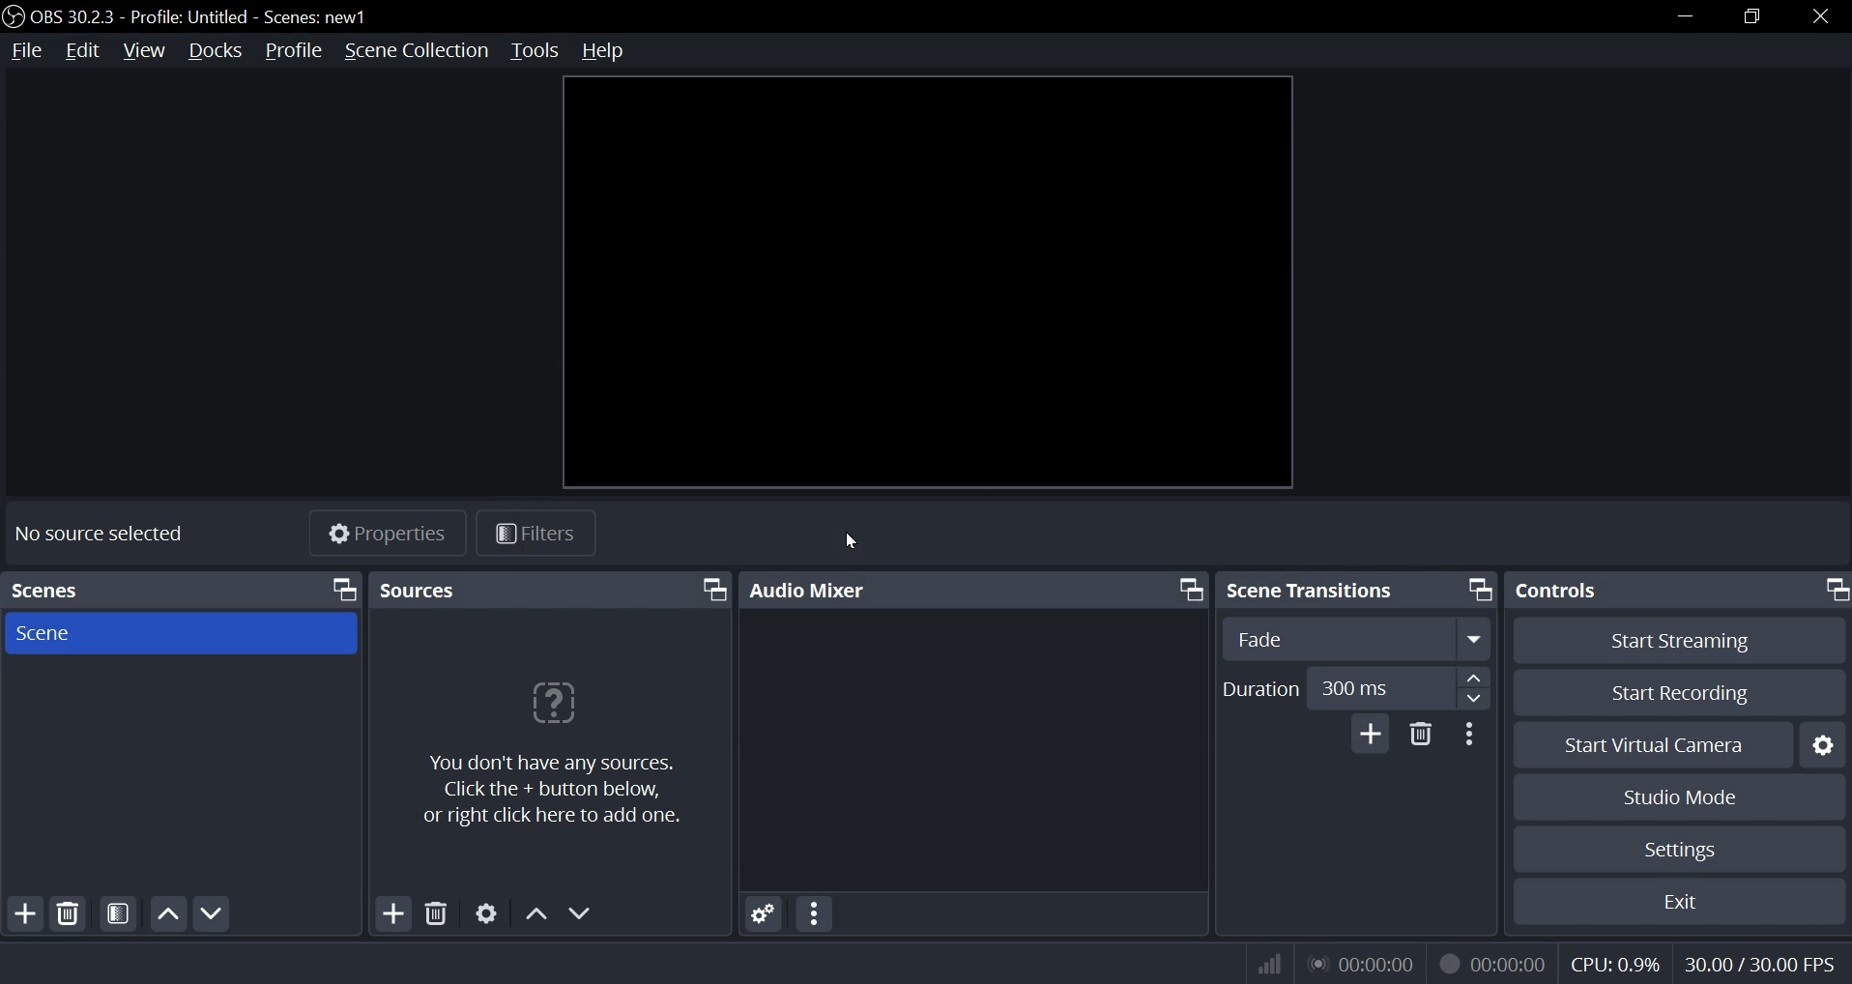 The height and width of the screenshot is (984, 1852). What do you see at coordinates (1188, 589) in the screenshot?
I see `bring front` at bounding box center [1188, 589].